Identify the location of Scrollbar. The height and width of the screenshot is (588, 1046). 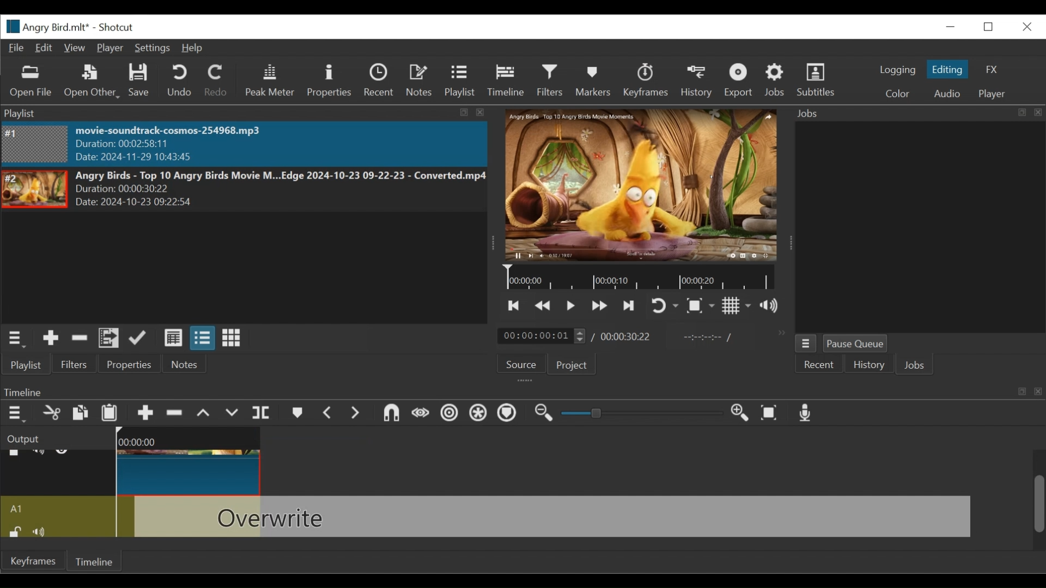
(1039, 492).